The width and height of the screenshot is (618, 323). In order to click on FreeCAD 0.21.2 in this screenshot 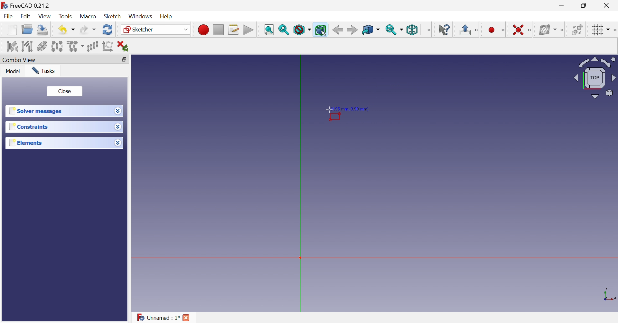, I will do `click(30, 5)`.